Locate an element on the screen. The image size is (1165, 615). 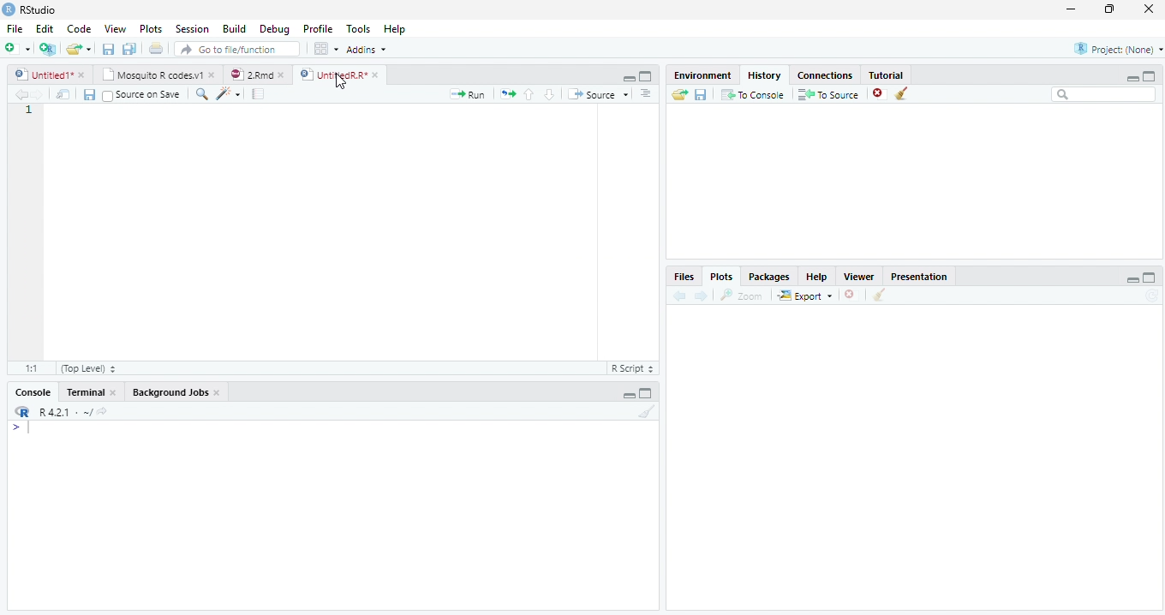
Files is located at coordinates (686, 277).